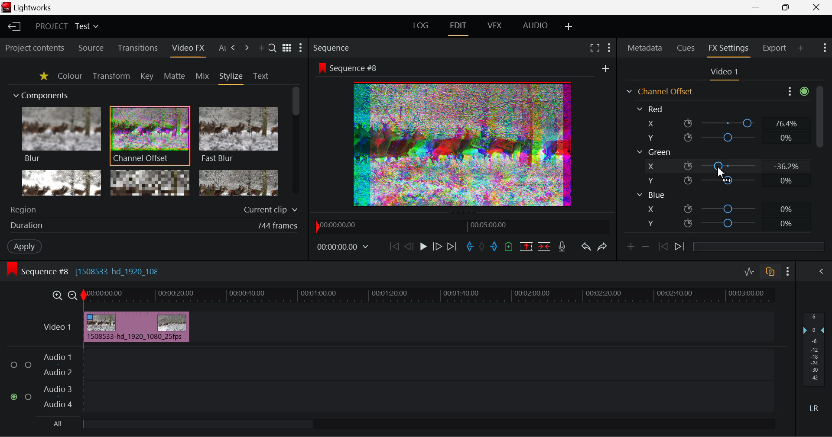 This screenshot has width=832, height=437. What do you see at coordinates (595, 49) in the screenshot?
I see `Full Screen` at bounding box center [595, 49].